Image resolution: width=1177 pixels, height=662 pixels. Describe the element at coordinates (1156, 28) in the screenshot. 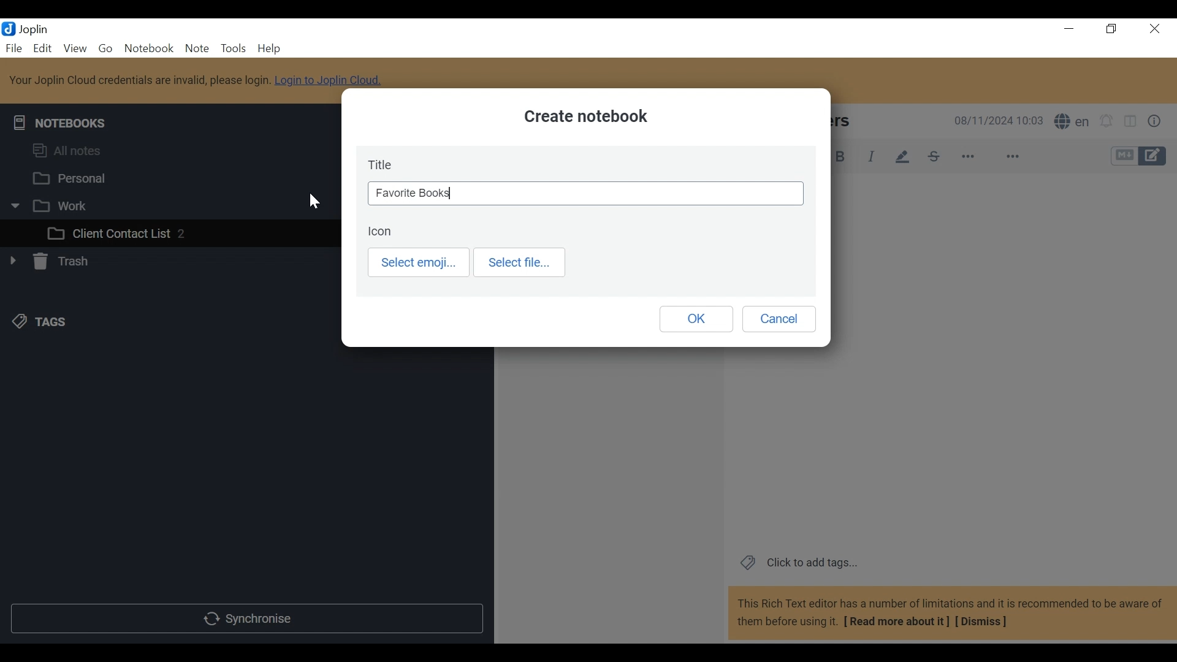

I see `Close` at that location.